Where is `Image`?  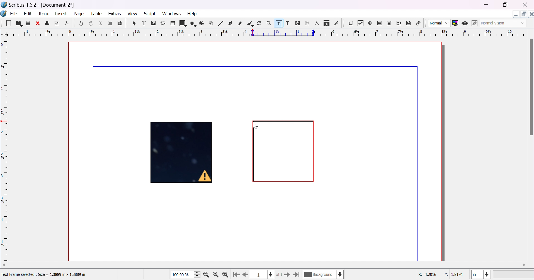 Image is located at coordinates (182, 153).